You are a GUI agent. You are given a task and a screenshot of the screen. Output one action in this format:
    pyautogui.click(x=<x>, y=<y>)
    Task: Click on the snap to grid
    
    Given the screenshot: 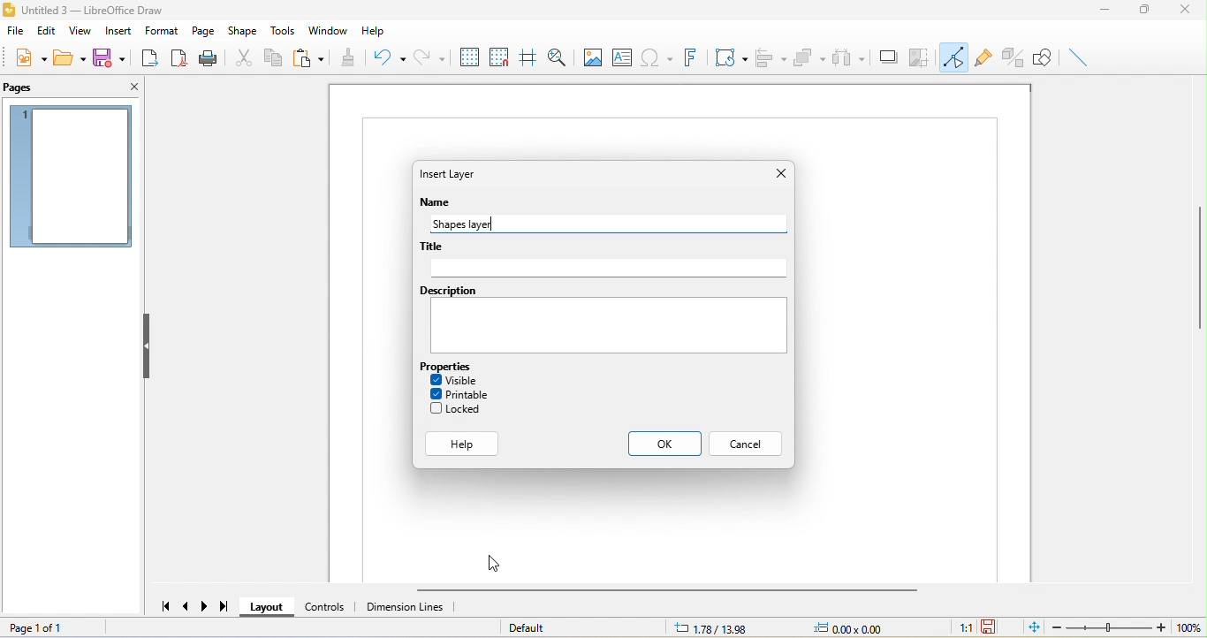 What is the action you would take?
    pyautogui.click(x=499, y=57)
    